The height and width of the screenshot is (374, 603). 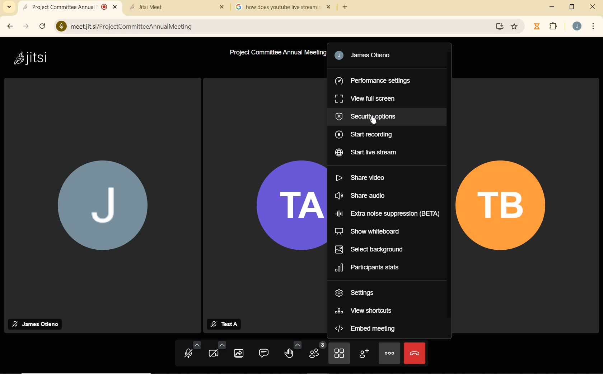 What do you see at coordinates (344, 8) in the screenshot?
I see `ADD TAB` at bounding box center [344, 8].